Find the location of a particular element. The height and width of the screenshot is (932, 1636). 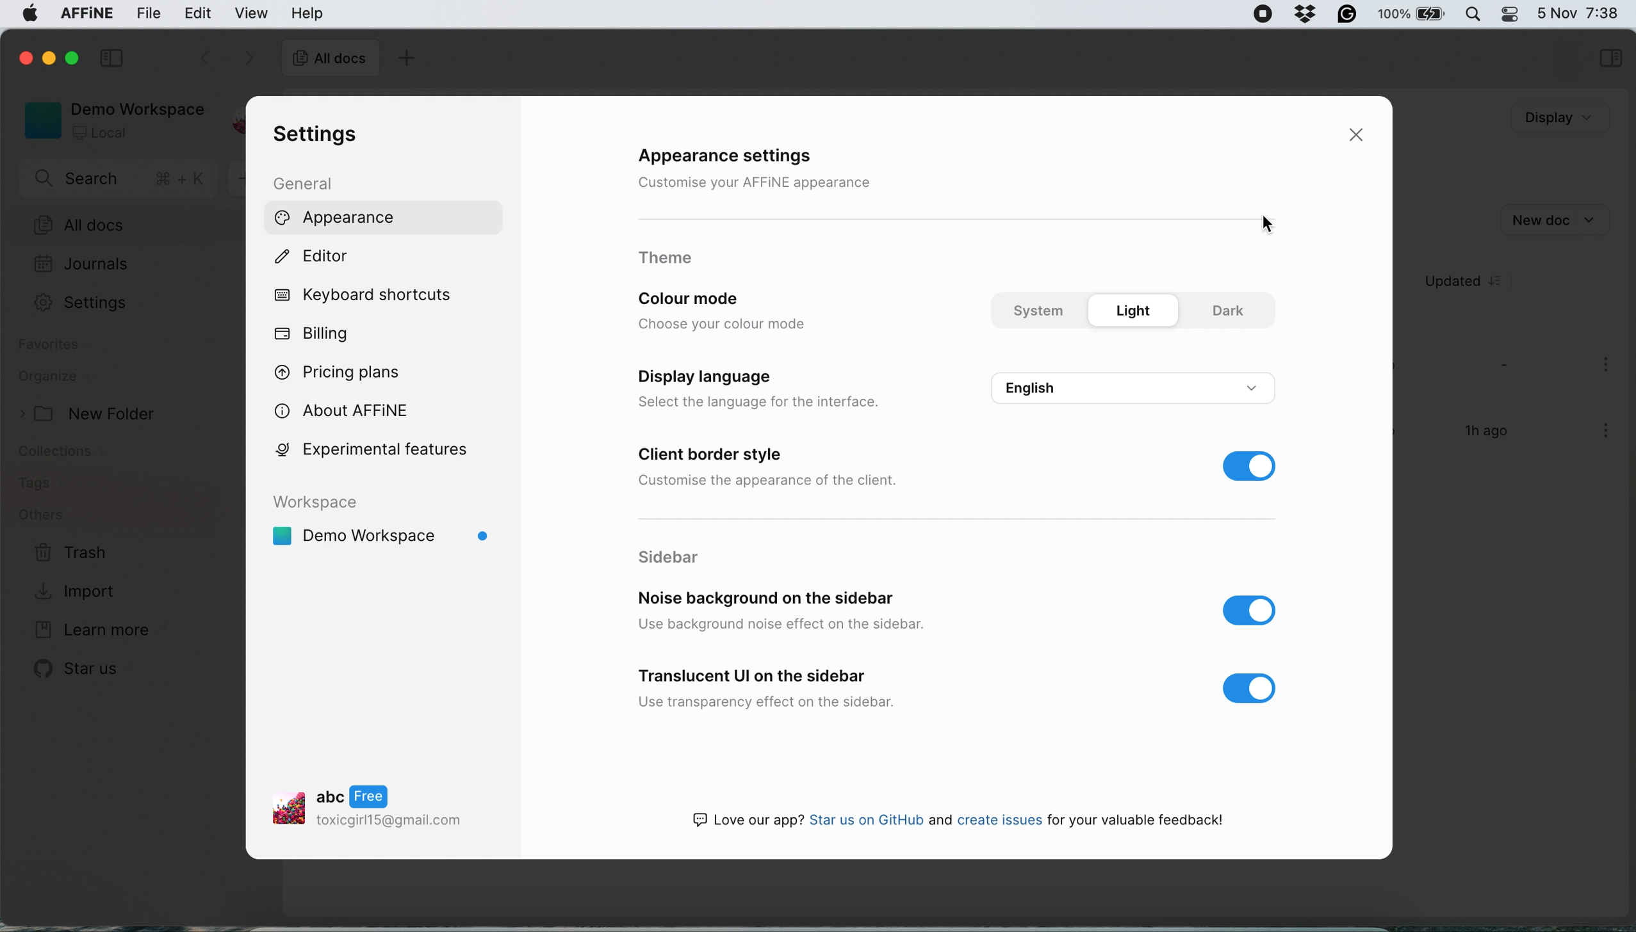

edit is located at coordinates (198, 14).